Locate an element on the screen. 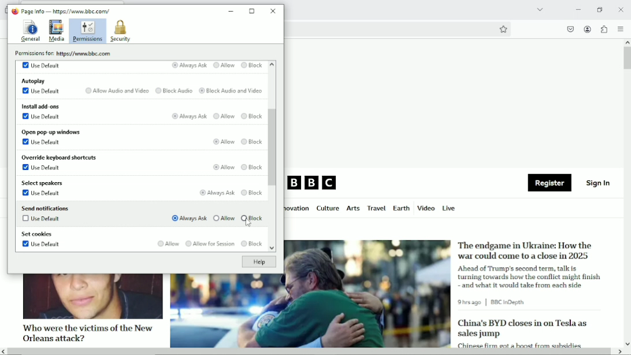  Allow audio and video is located at coordinates (116, 91).